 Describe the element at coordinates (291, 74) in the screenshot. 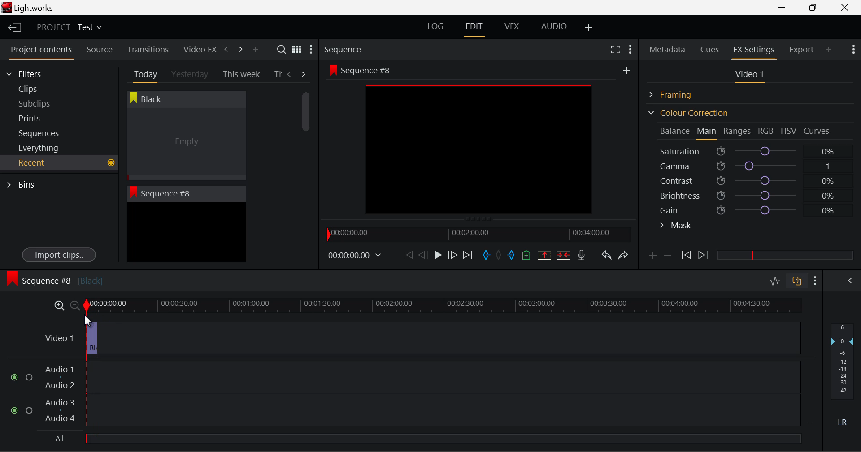

I see `Previous Tab` at that location.